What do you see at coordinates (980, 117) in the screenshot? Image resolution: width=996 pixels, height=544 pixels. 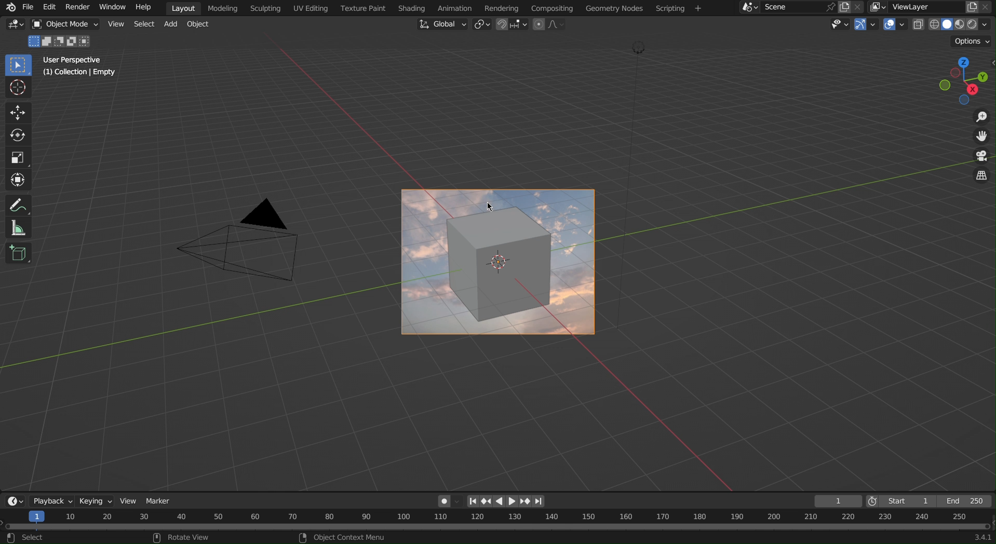 I see `Zoom` at bounding box center [980, 117].